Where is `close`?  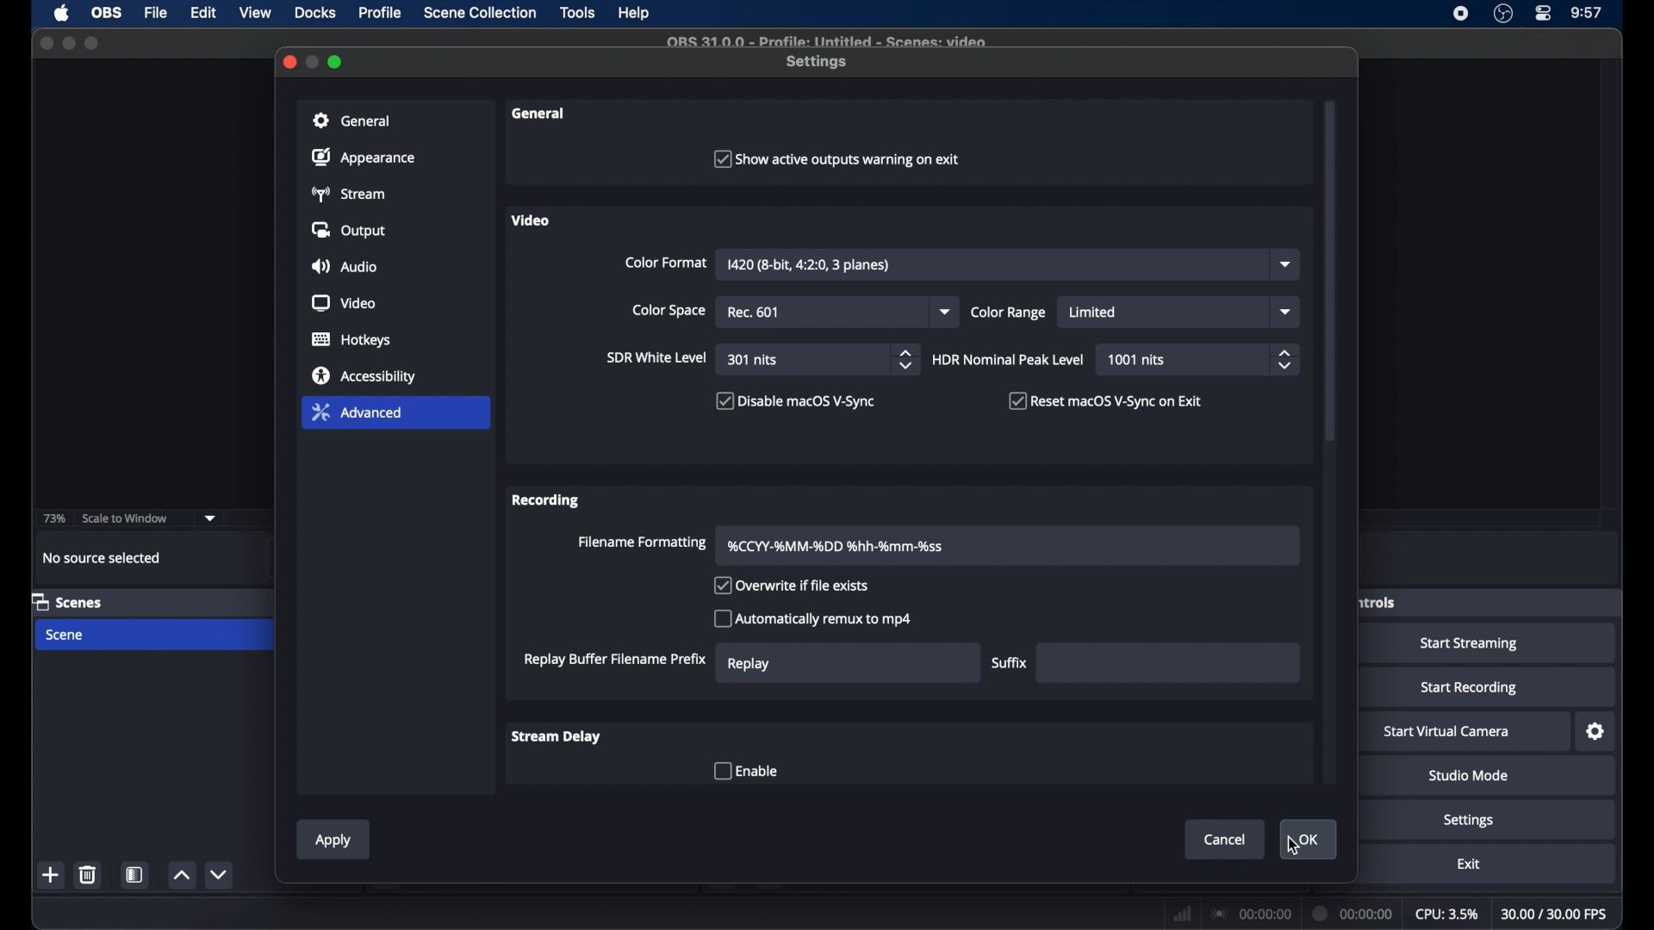 close is located at coordinates (47, 42).